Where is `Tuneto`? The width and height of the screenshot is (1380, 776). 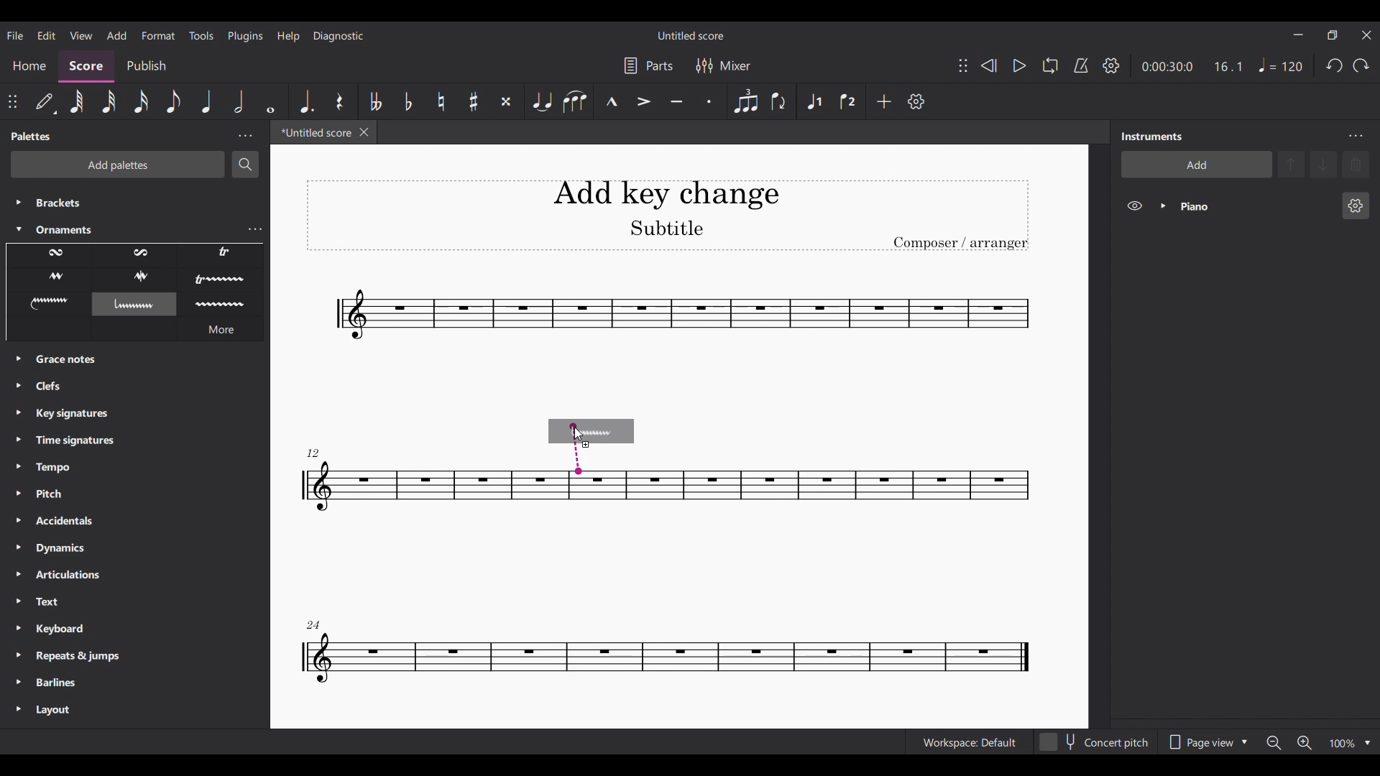
Tuneto is located at coordinates (676, 101).